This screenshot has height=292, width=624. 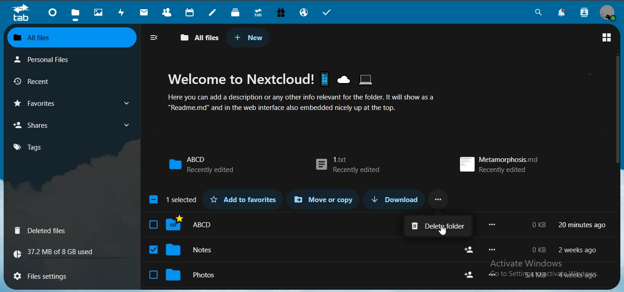 I want to click on photos, so click(x=212, y=273).